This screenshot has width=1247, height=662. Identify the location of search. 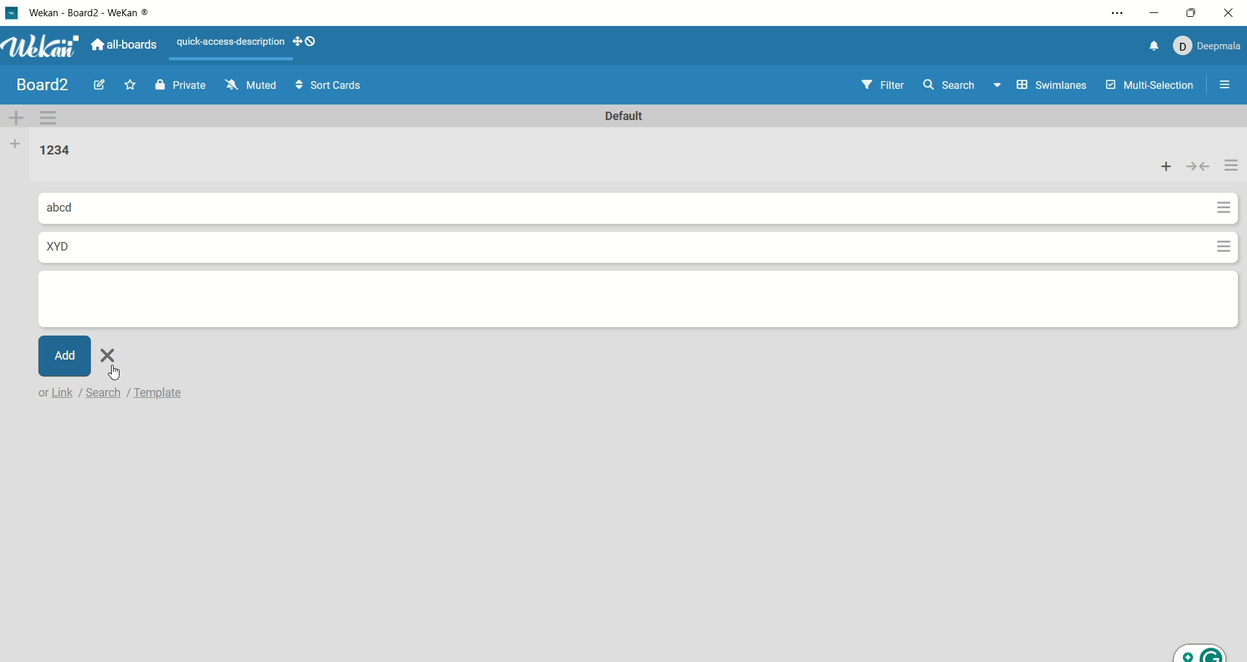
(965, 83).